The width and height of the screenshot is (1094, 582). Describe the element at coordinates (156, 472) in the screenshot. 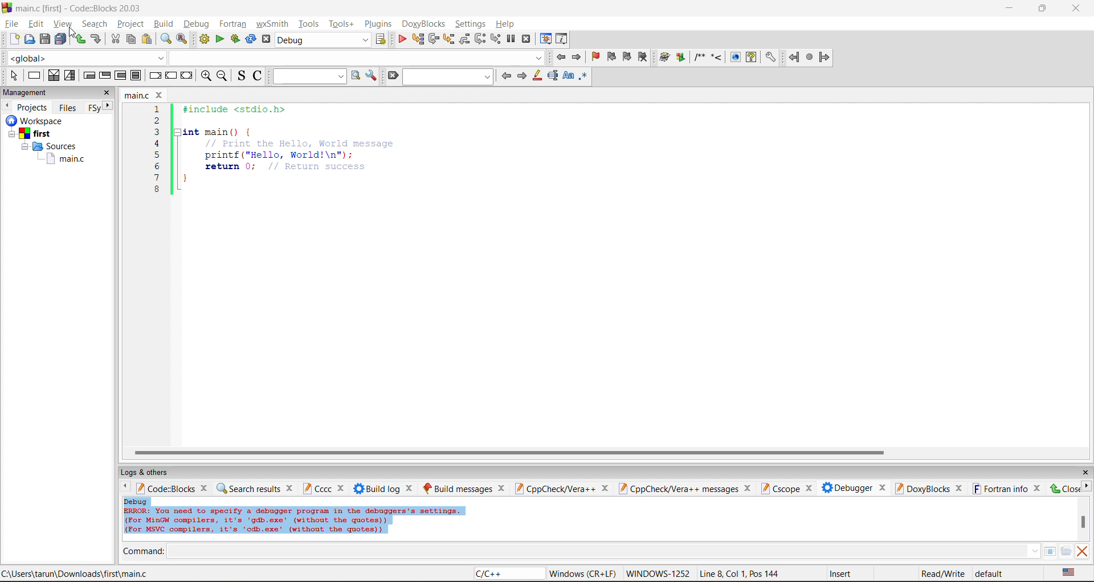

I see `logs and others` at that location.